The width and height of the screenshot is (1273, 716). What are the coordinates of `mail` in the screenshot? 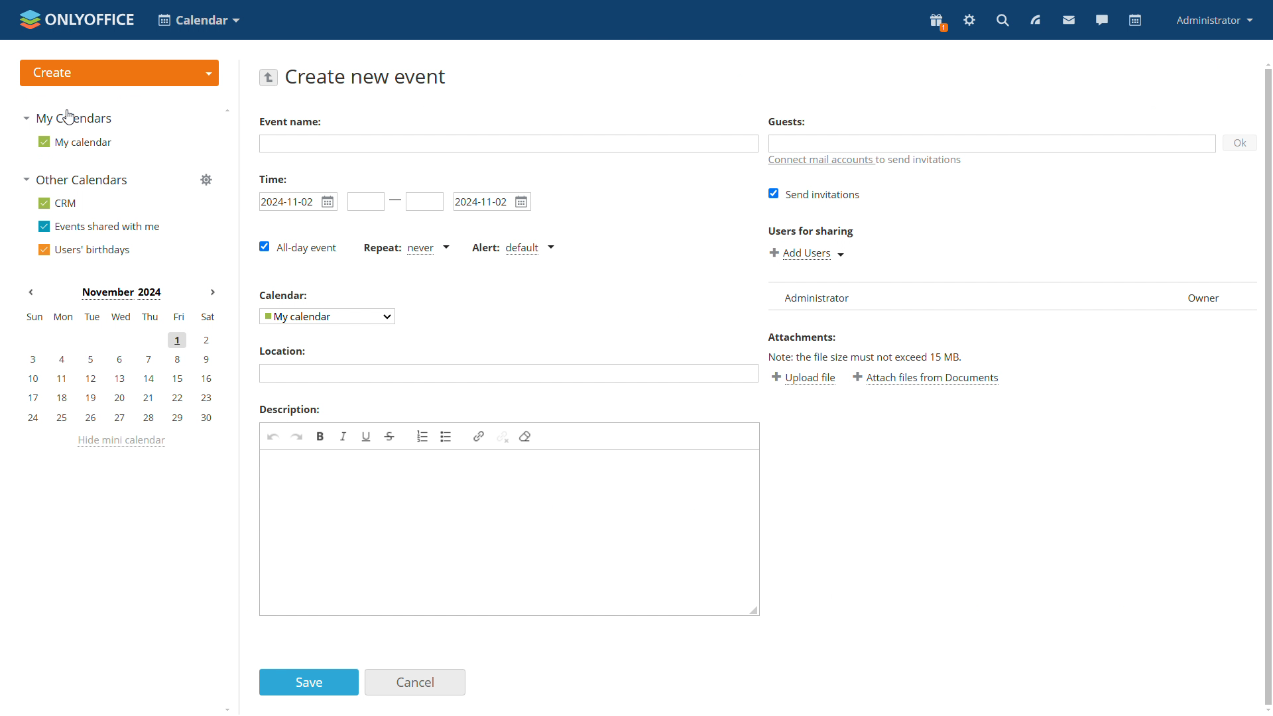 It's located at (1069, 21).